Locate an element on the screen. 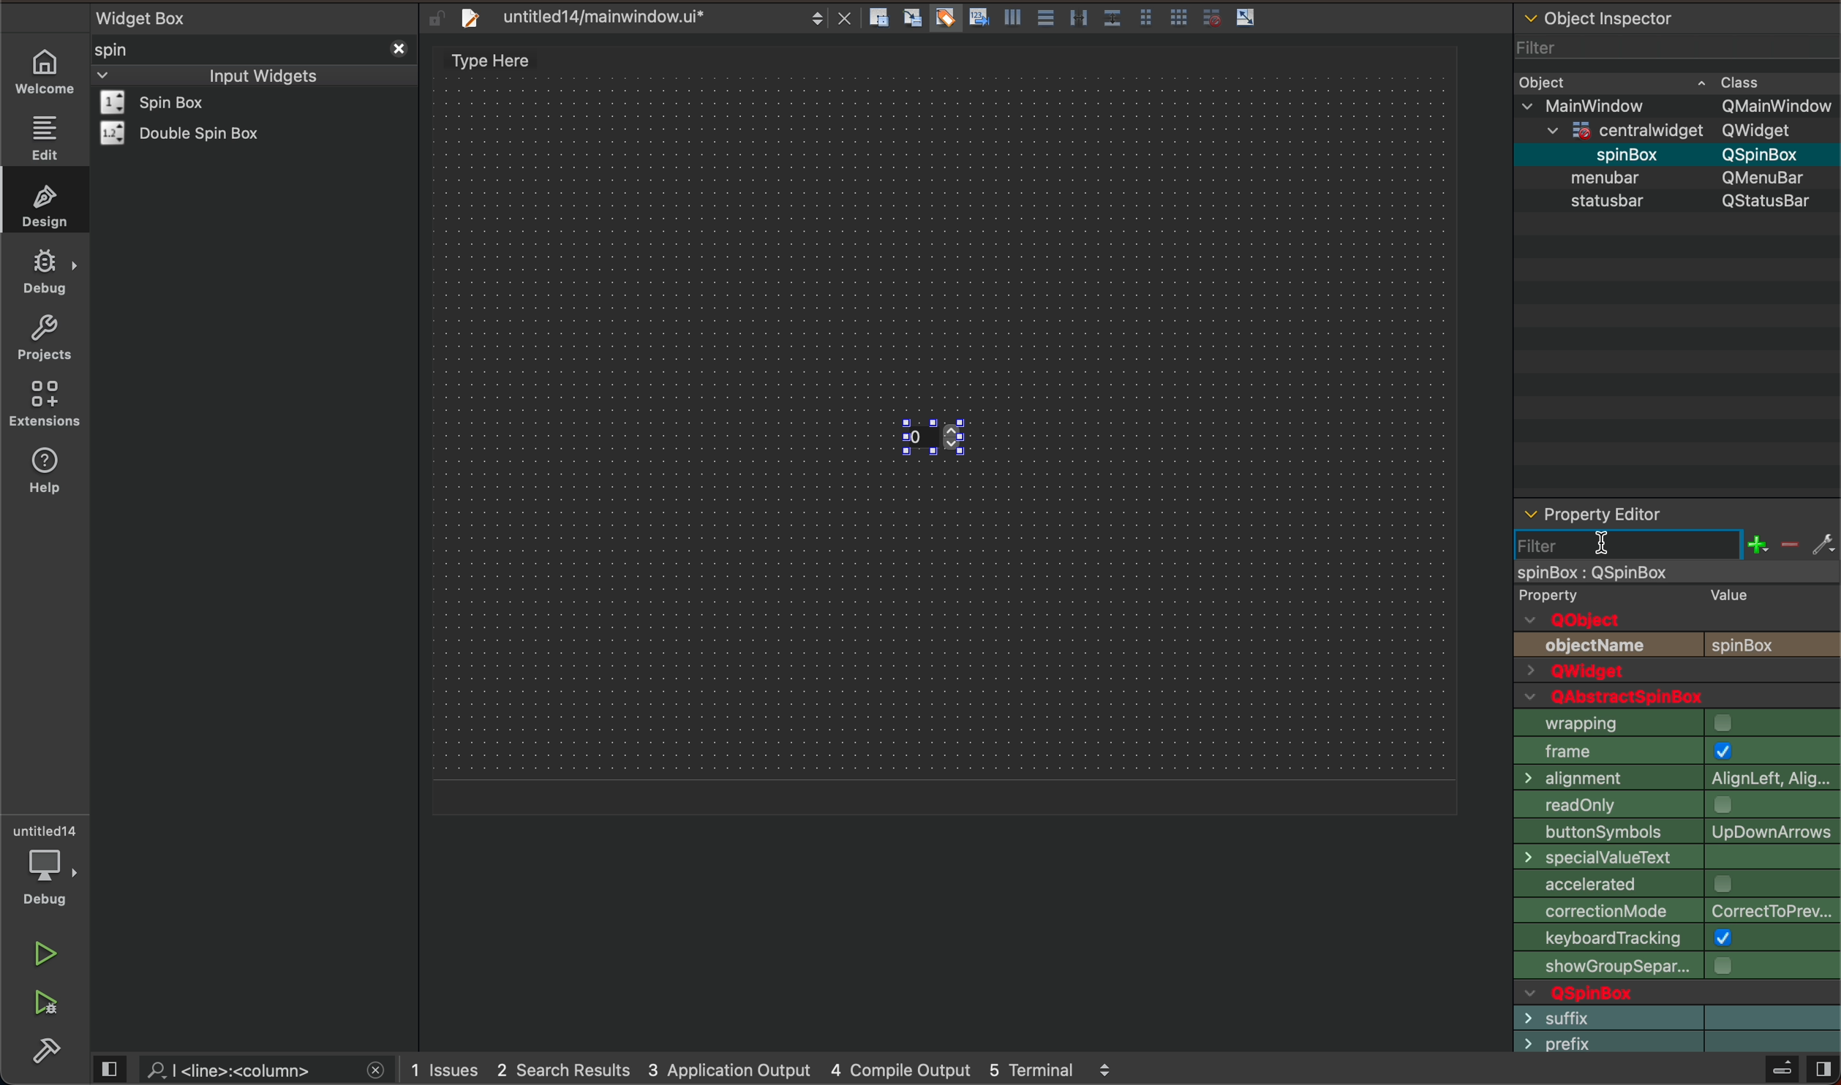 The image size is (1841, 1085). spin box is located at coordinates (1615, 154).